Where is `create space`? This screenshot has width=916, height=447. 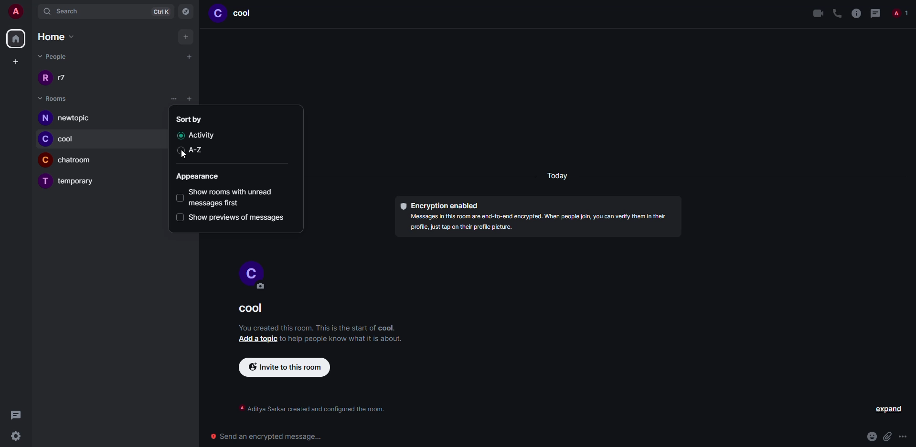 create space is located at coordinates (13, 62).